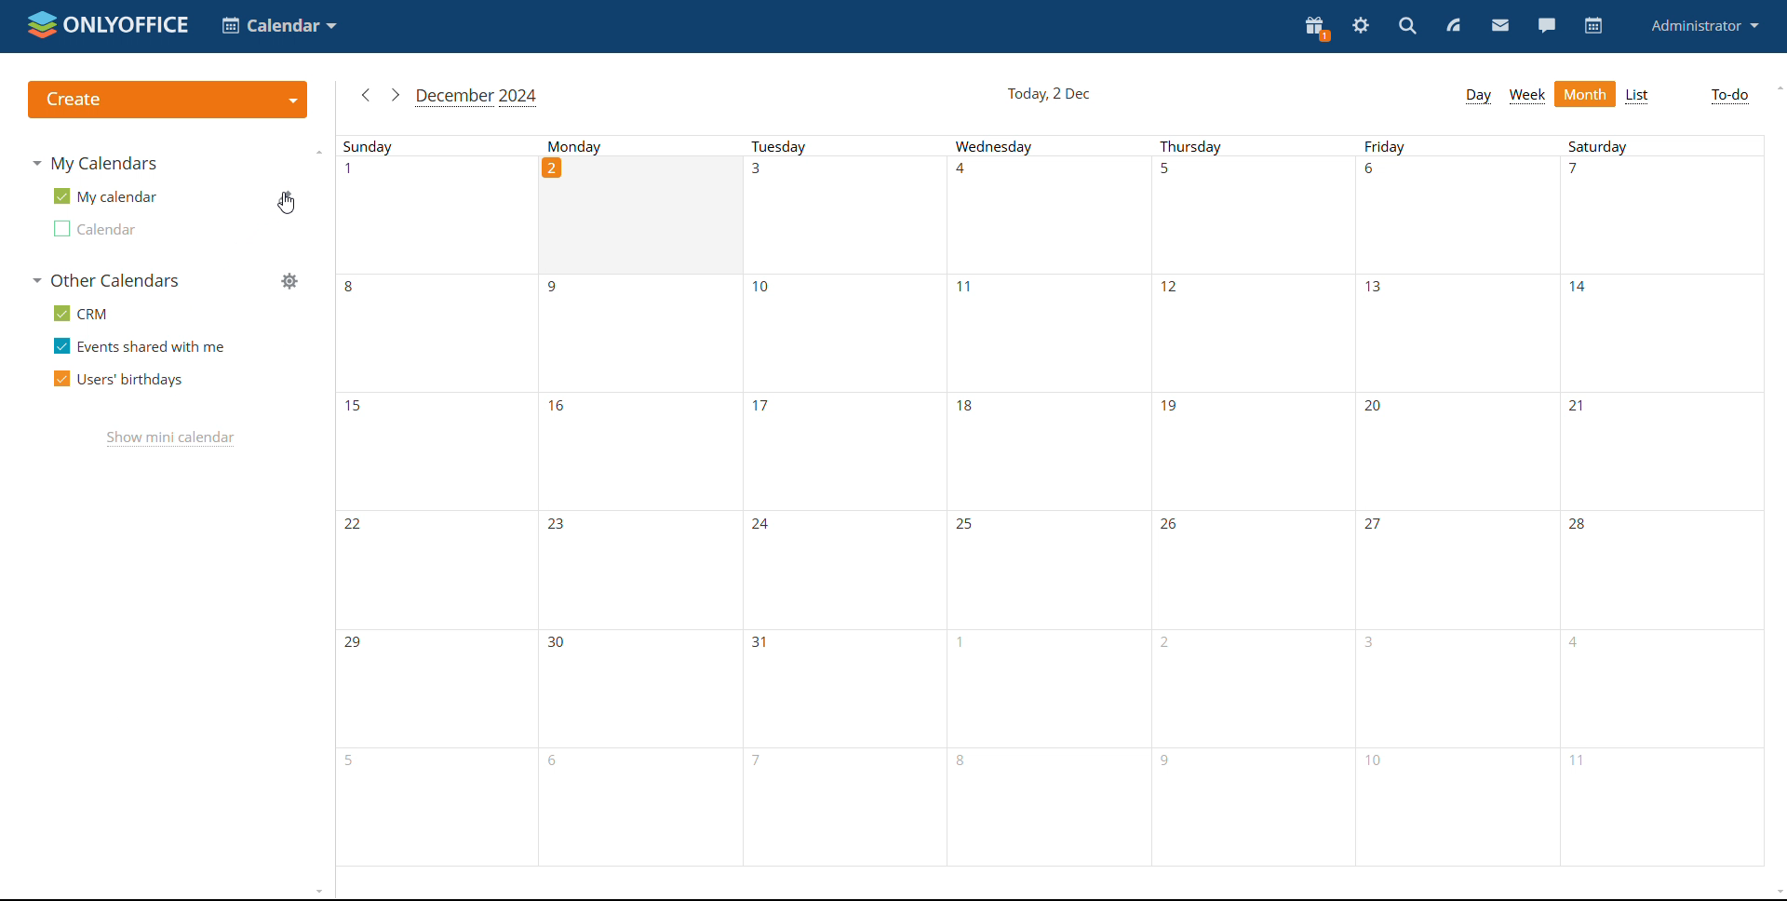 The height and width of the screenshot is (901, 1787). Describe the element at coordinates (477, 97) in the screenshot. I see `current month` at that location.